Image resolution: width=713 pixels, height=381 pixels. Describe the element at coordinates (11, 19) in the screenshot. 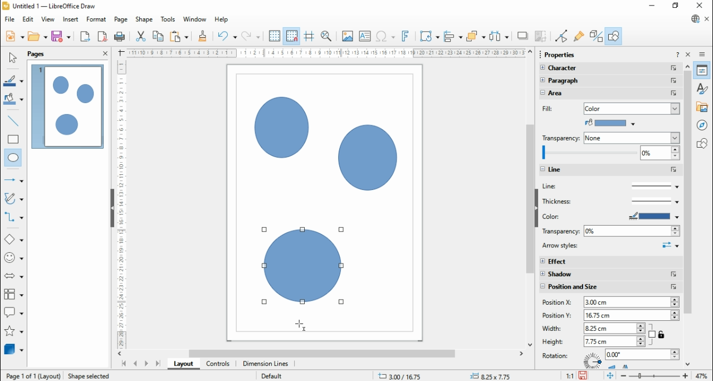

I see `file` at that location.